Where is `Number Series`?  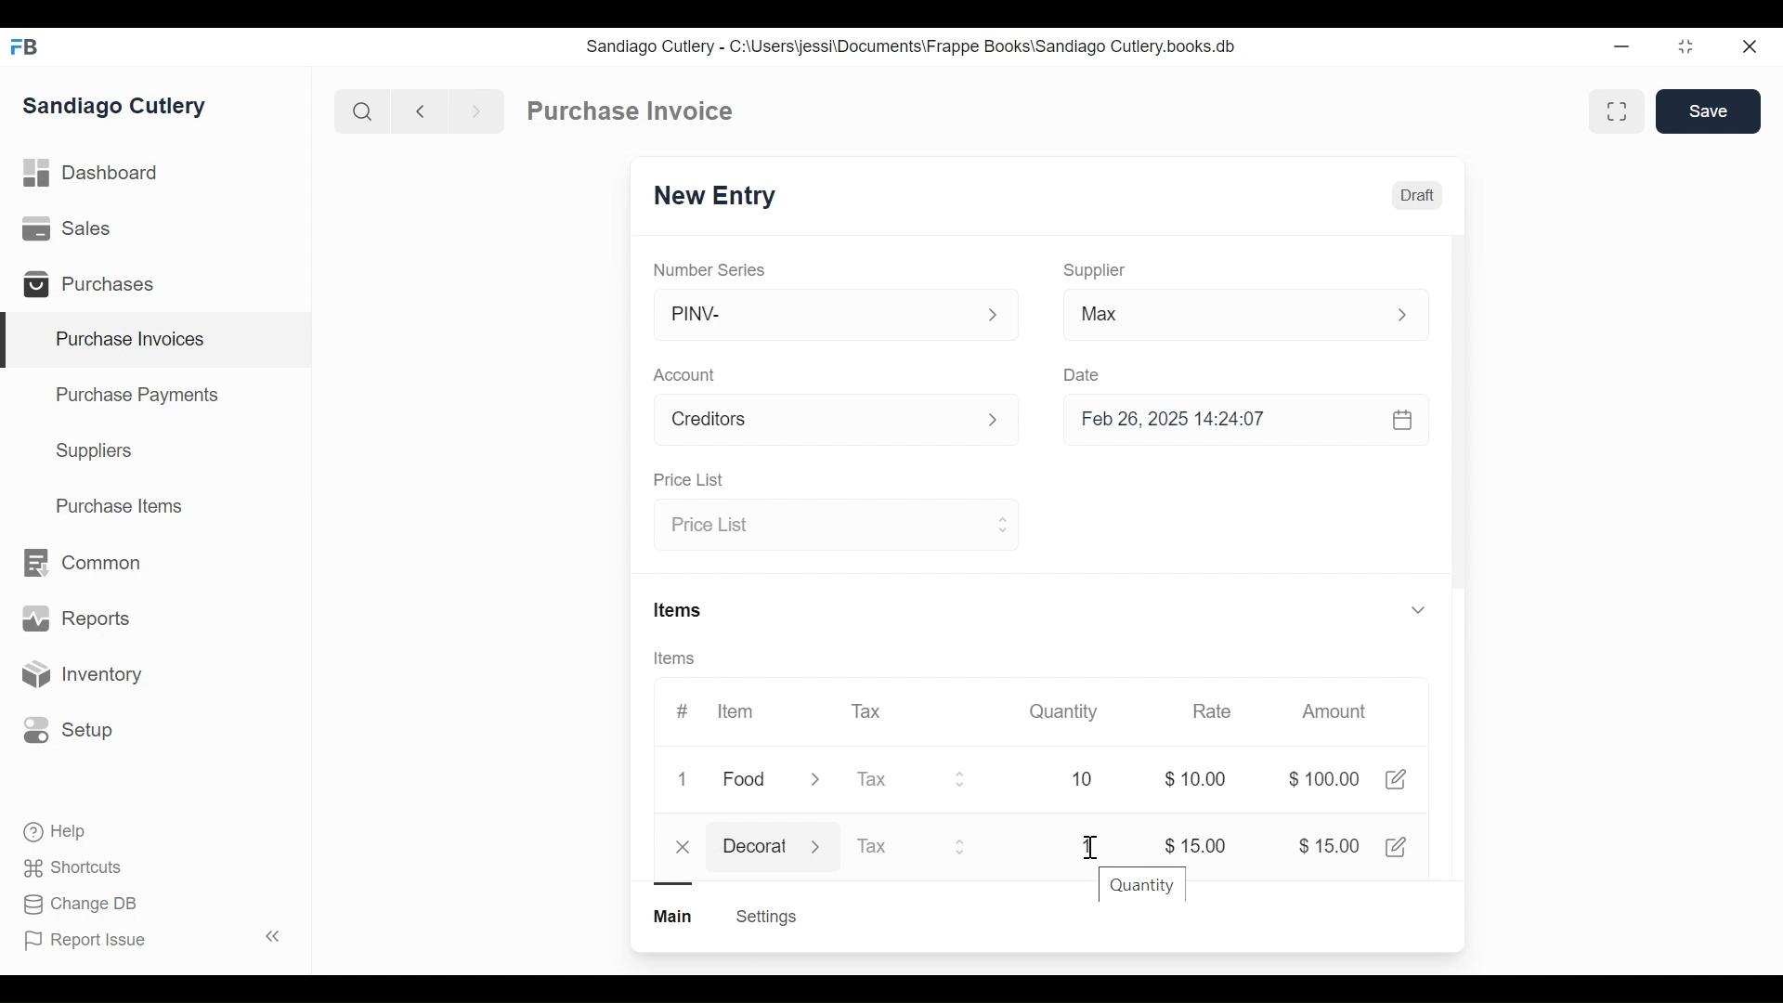 Number Series is located at coordinates (711, 269).